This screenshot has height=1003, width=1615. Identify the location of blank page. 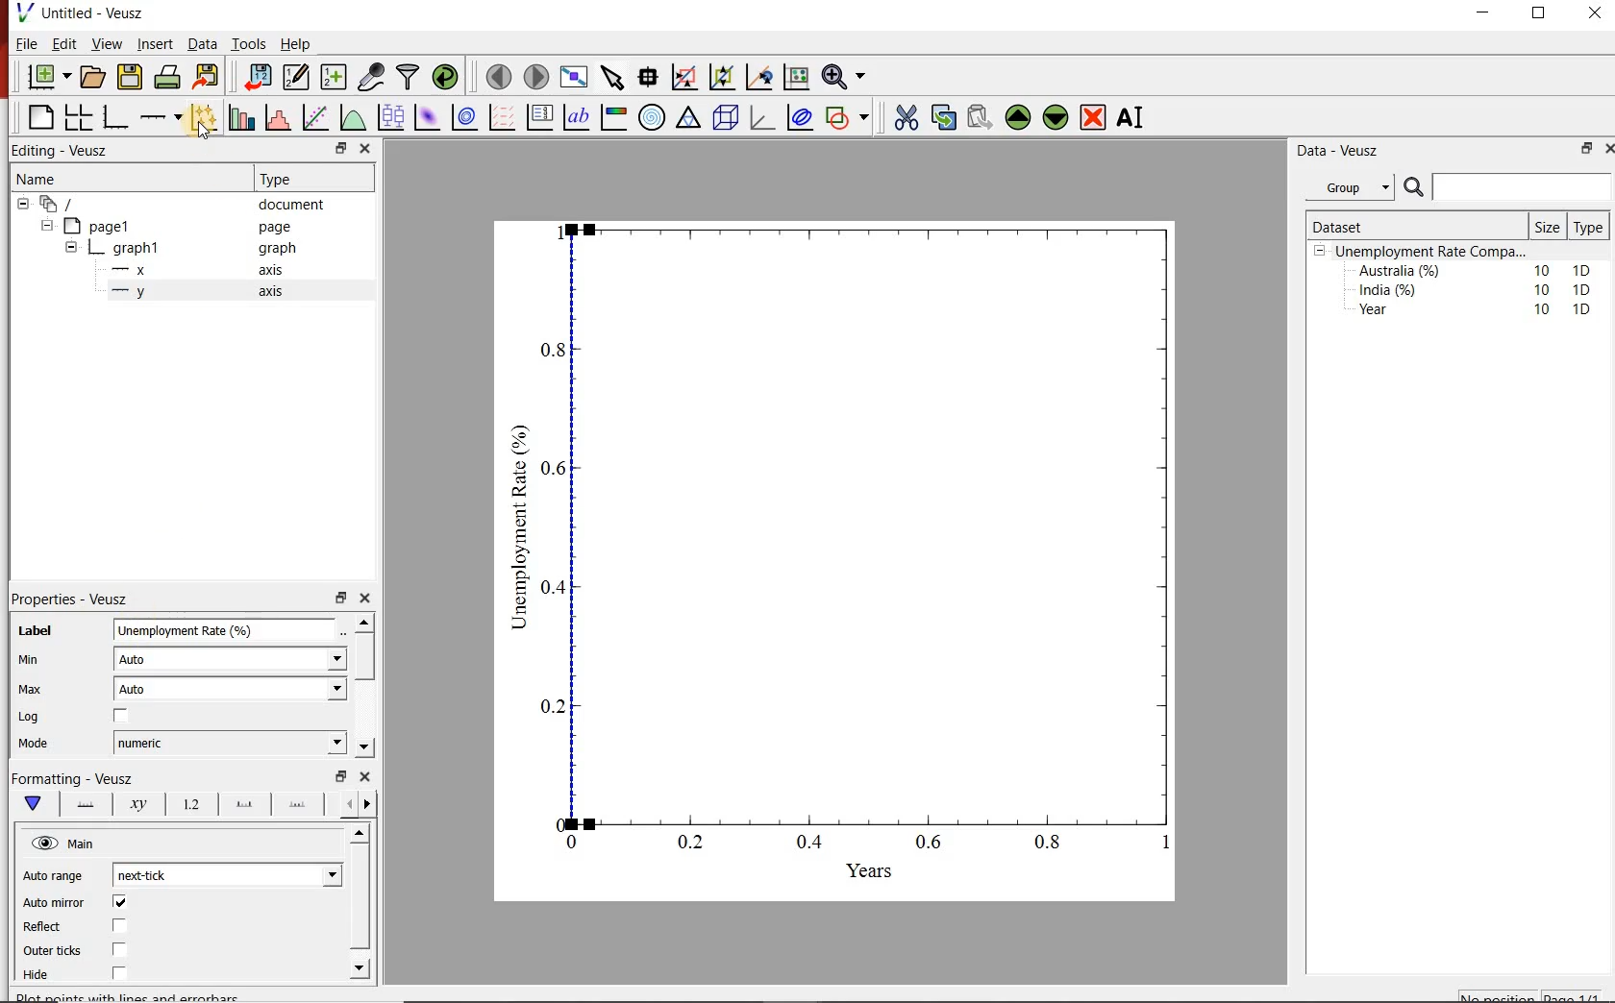
(39, 115).